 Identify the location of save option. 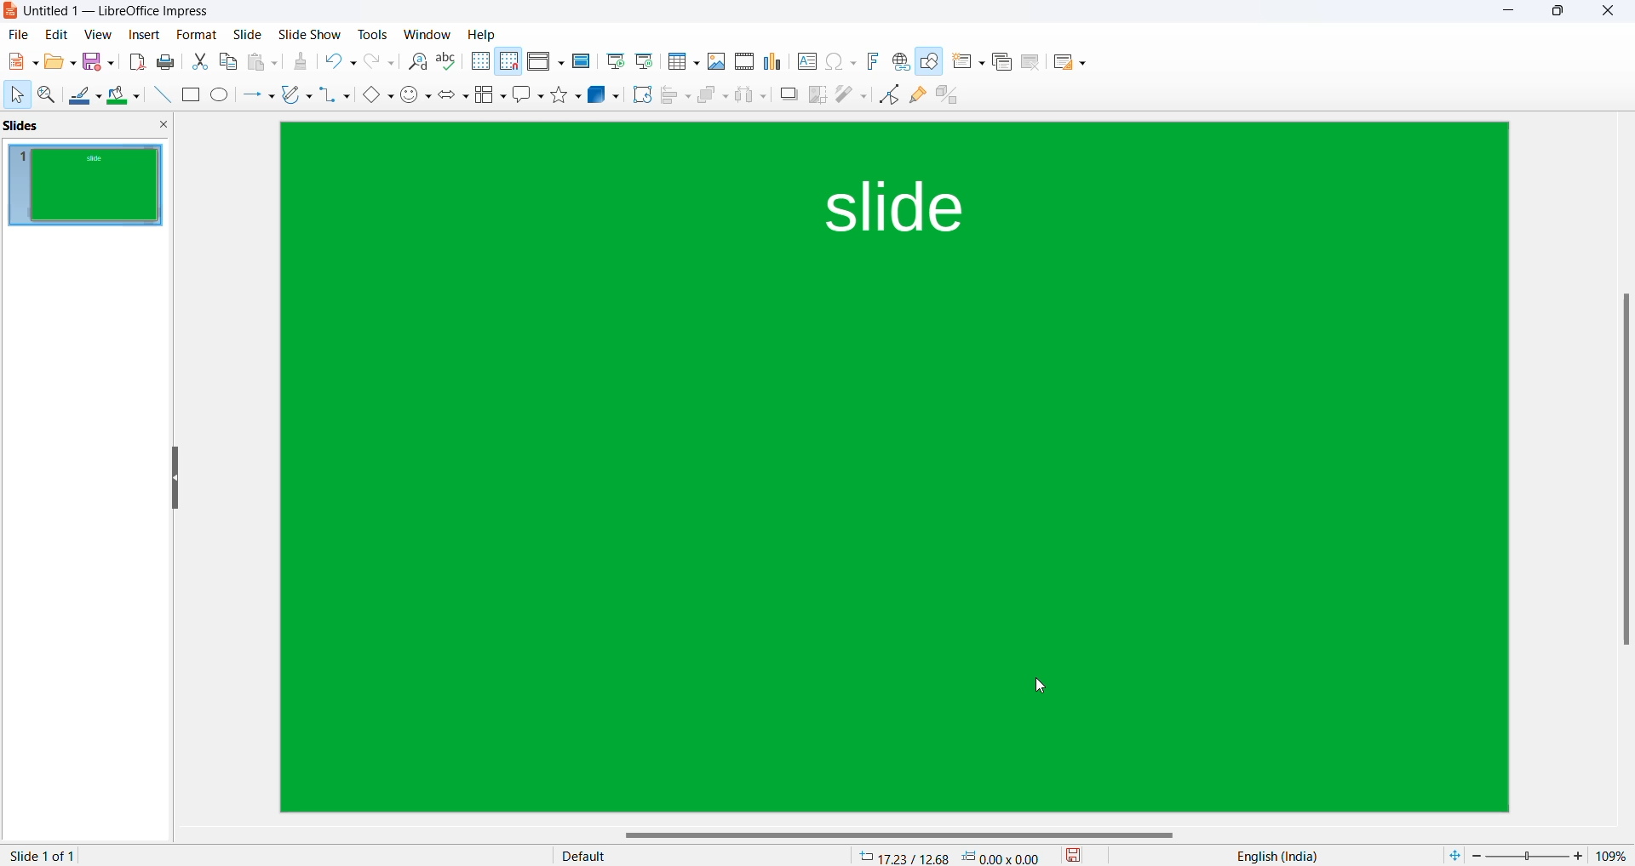
(99, 62).